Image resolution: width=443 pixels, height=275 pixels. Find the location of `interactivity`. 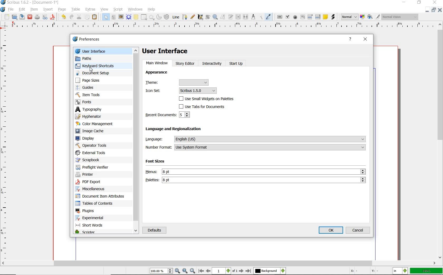

interactivity is located at coordinates (212, 64).